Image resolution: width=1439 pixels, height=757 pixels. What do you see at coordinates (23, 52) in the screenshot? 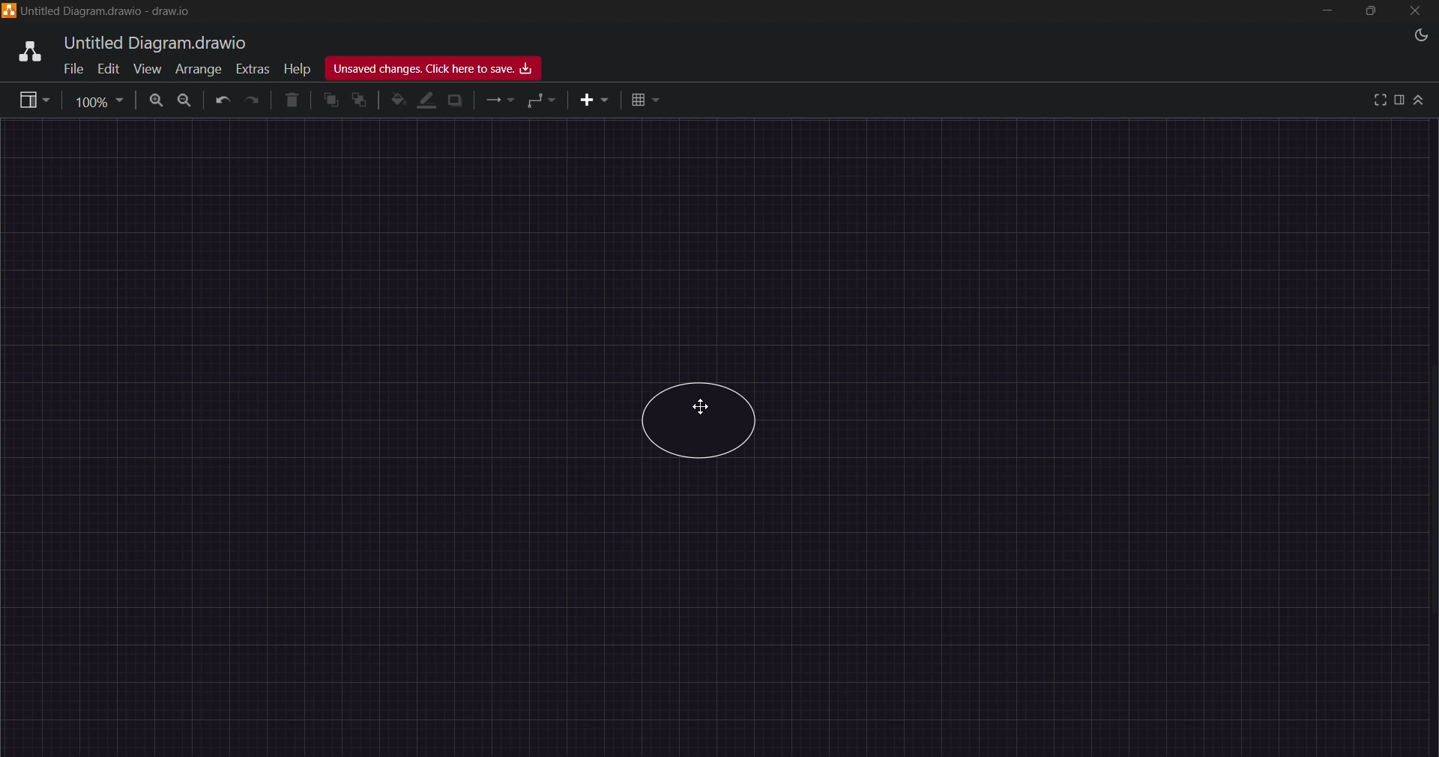
I see `draw.io logo` at bounding box center [23, 52].